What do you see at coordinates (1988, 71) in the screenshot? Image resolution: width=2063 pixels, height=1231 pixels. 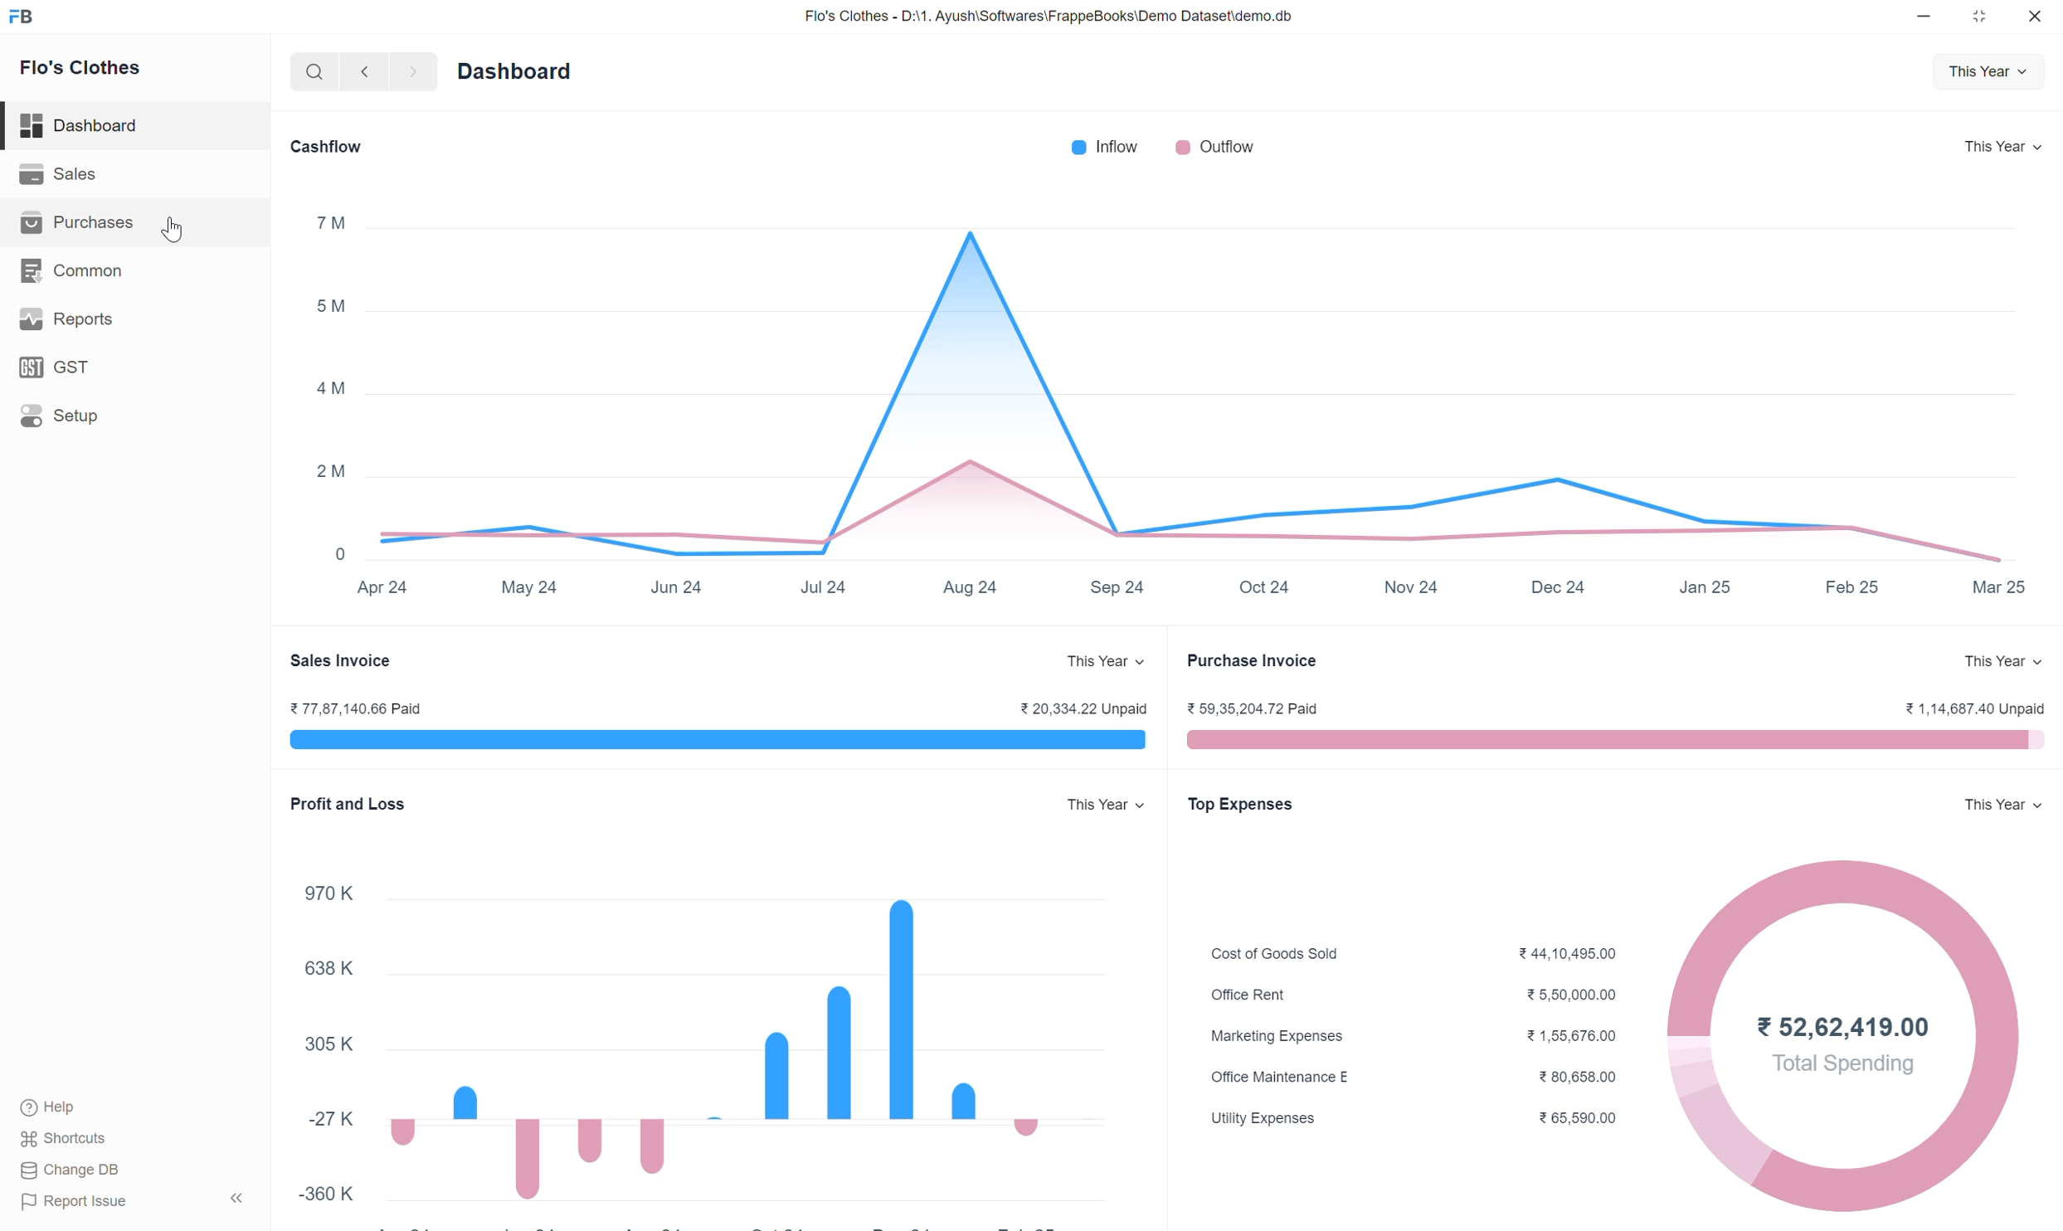 I see `This Year` at bounding box center [1988, 71].